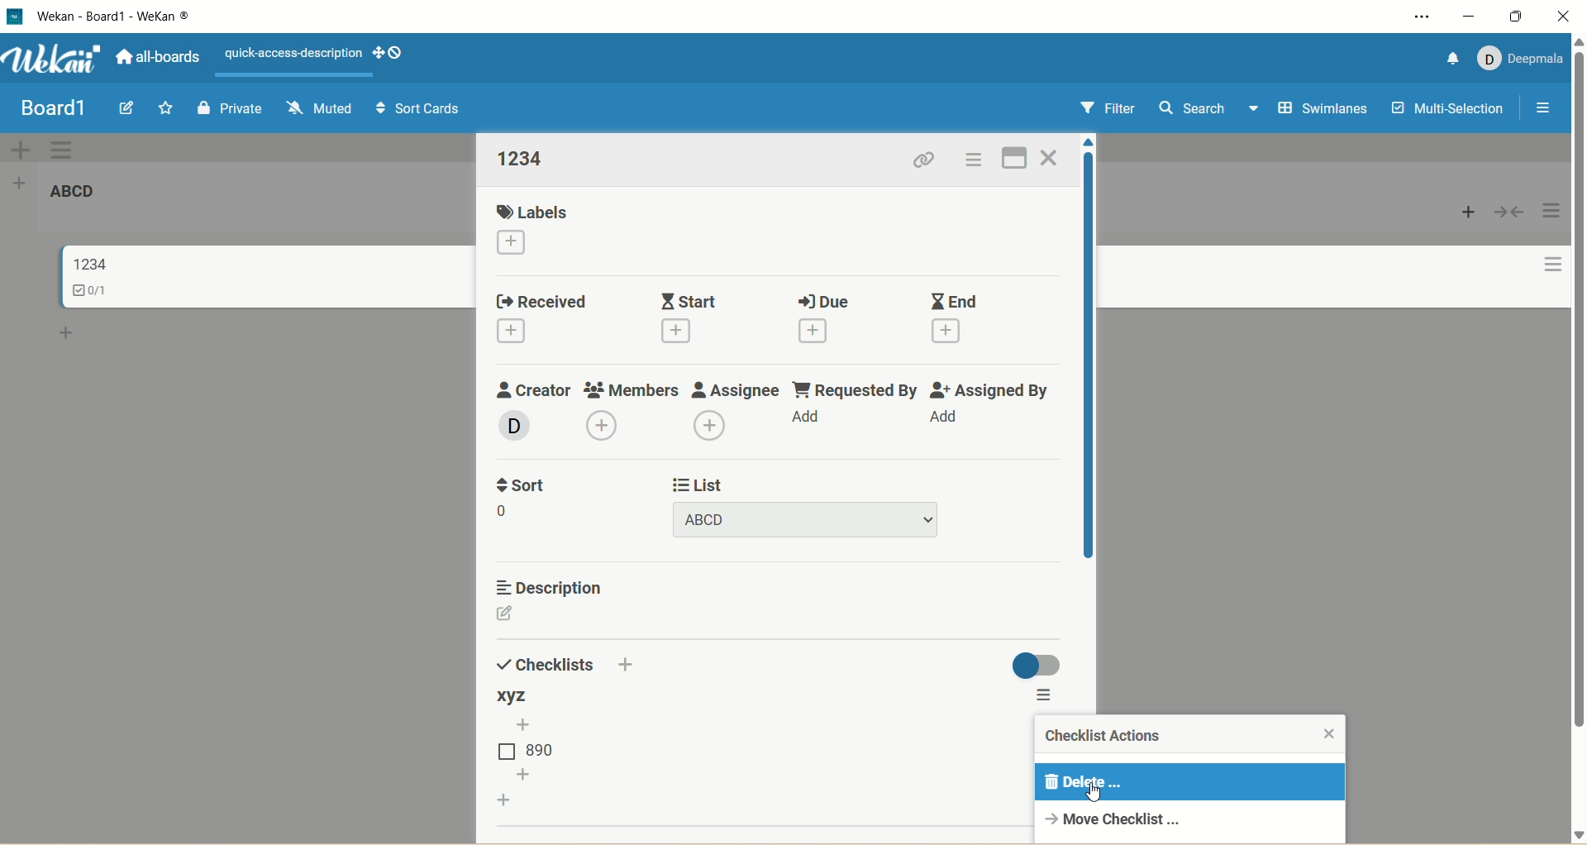 This screenshot has width=1587, height=845. What do you see at coordinates (1556, 243) in the screenshot?
I see `action` at bounding box center [1556, 243].